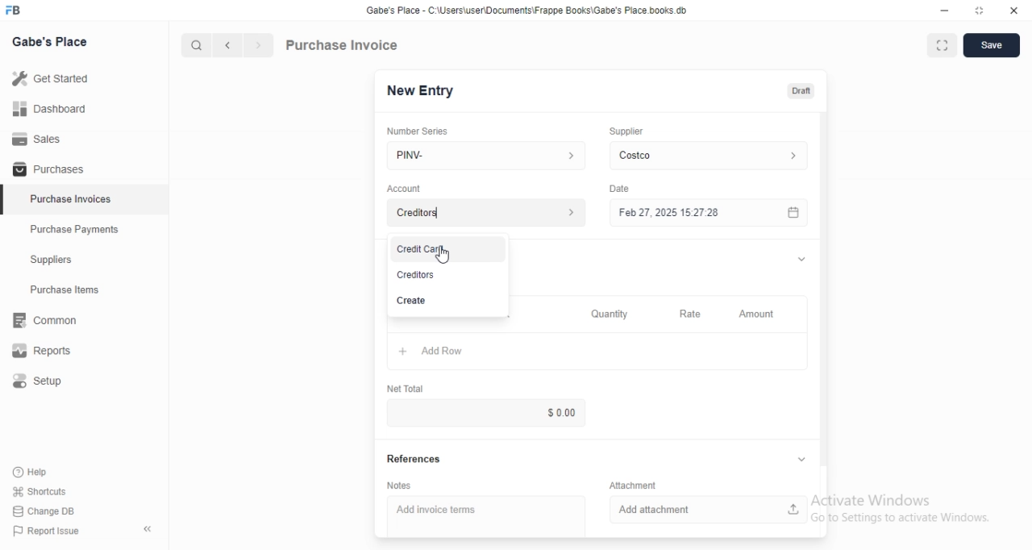 This screenshot has height=550, width=1032. What do you see at coordinates (421, 91) in the screenshot?
I see `New Entry` at bounding box center [421, 91].